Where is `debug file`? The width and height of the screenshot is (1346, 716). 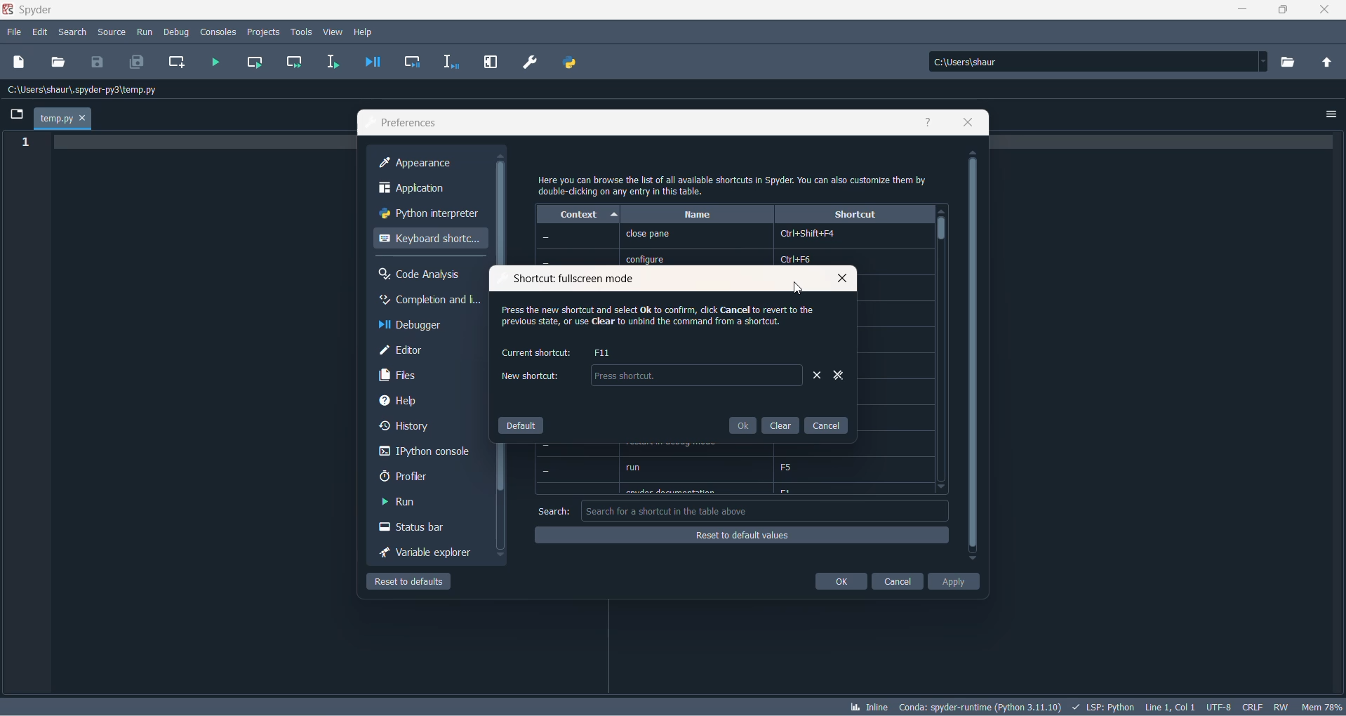 debug file is located at coordinates (370, 63).